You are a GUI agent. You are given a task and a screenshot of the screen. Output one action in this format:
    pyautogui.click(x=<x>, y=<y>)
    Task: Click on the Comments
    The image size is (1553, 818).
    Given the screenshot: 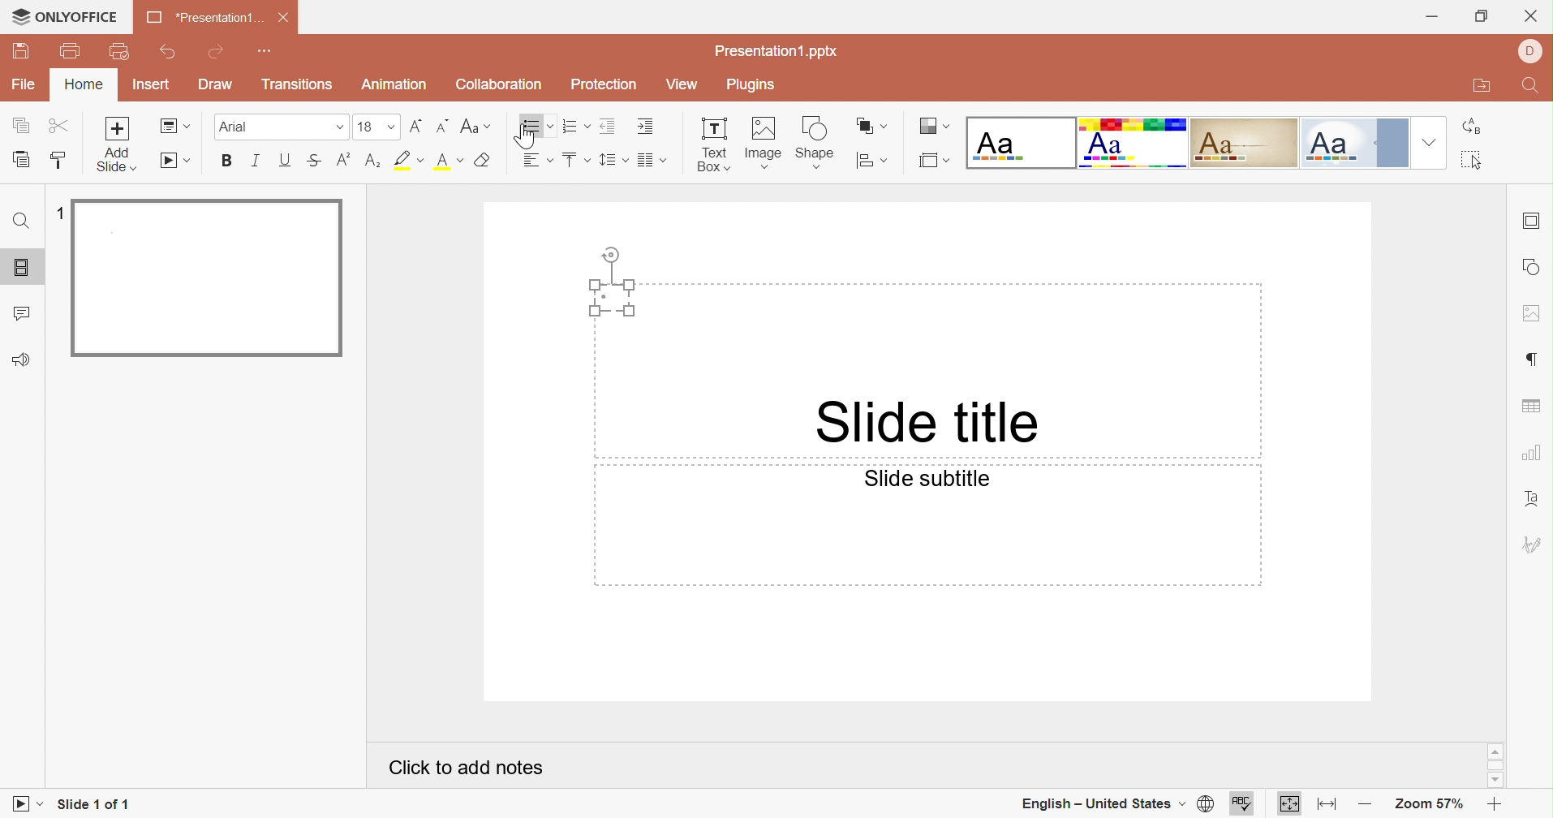 What is the action you would take?
    pyautogui.click(x=23, y=315)
    